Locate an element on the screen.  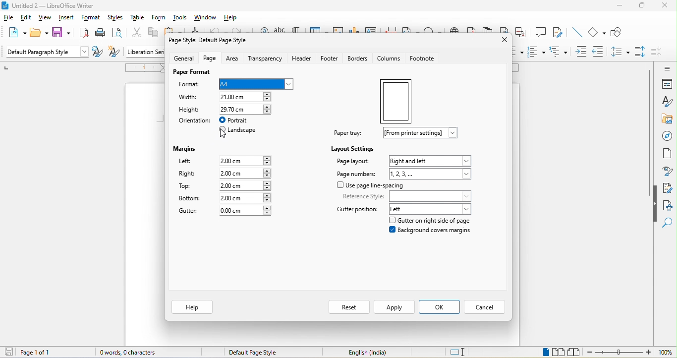
page is located at coordinates (207, 59).